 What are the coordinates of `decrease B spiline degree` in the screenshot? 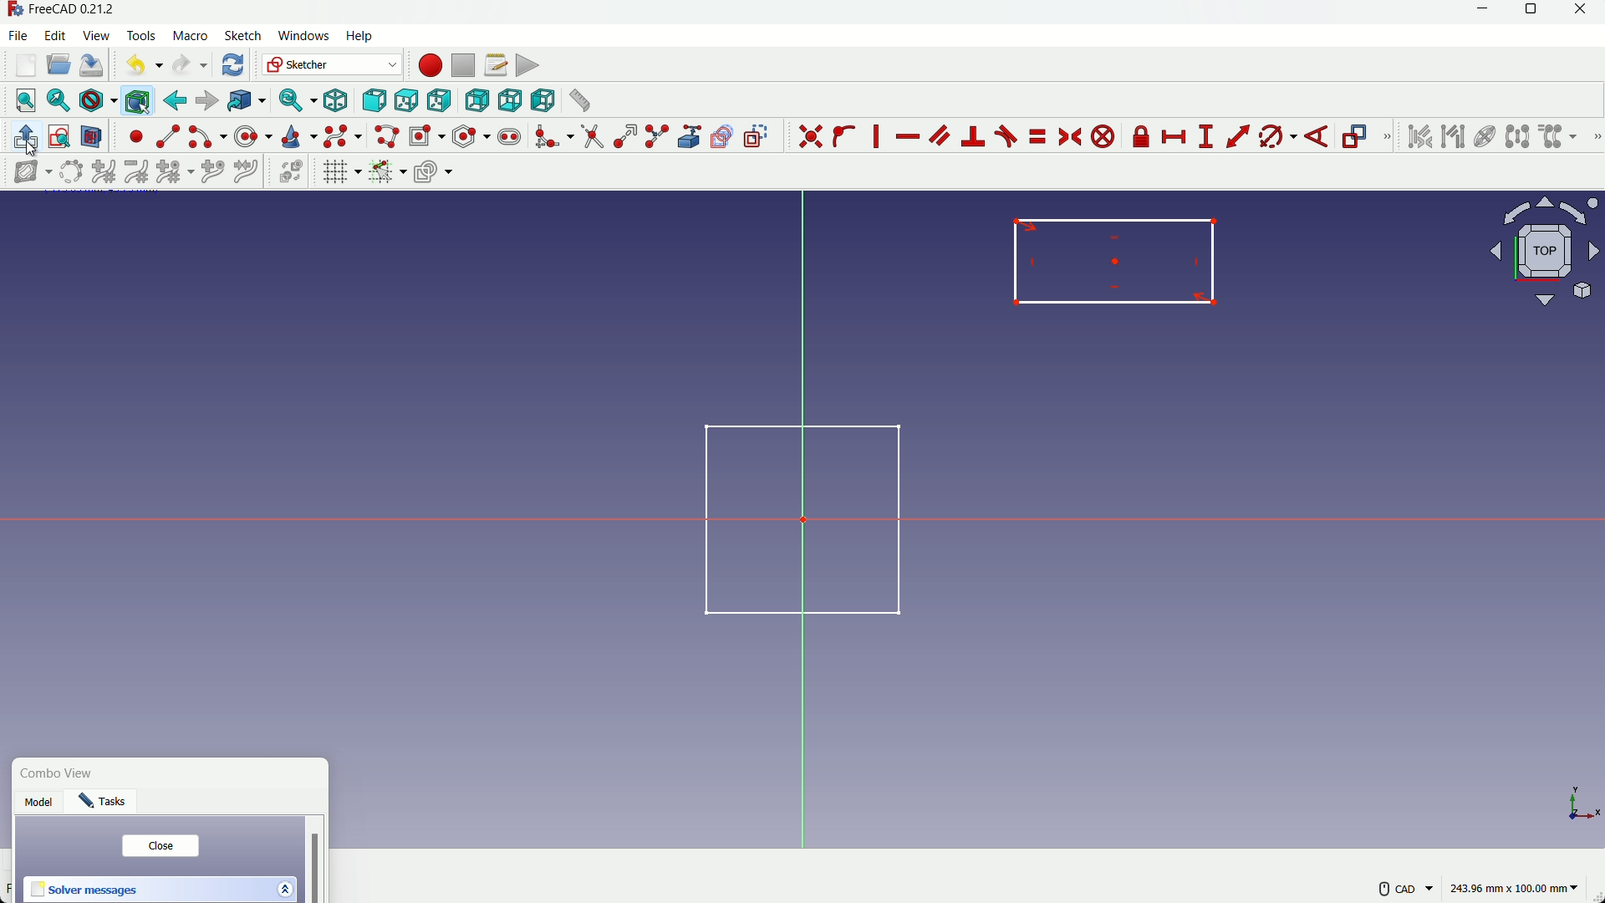 It's located at (136, 171).